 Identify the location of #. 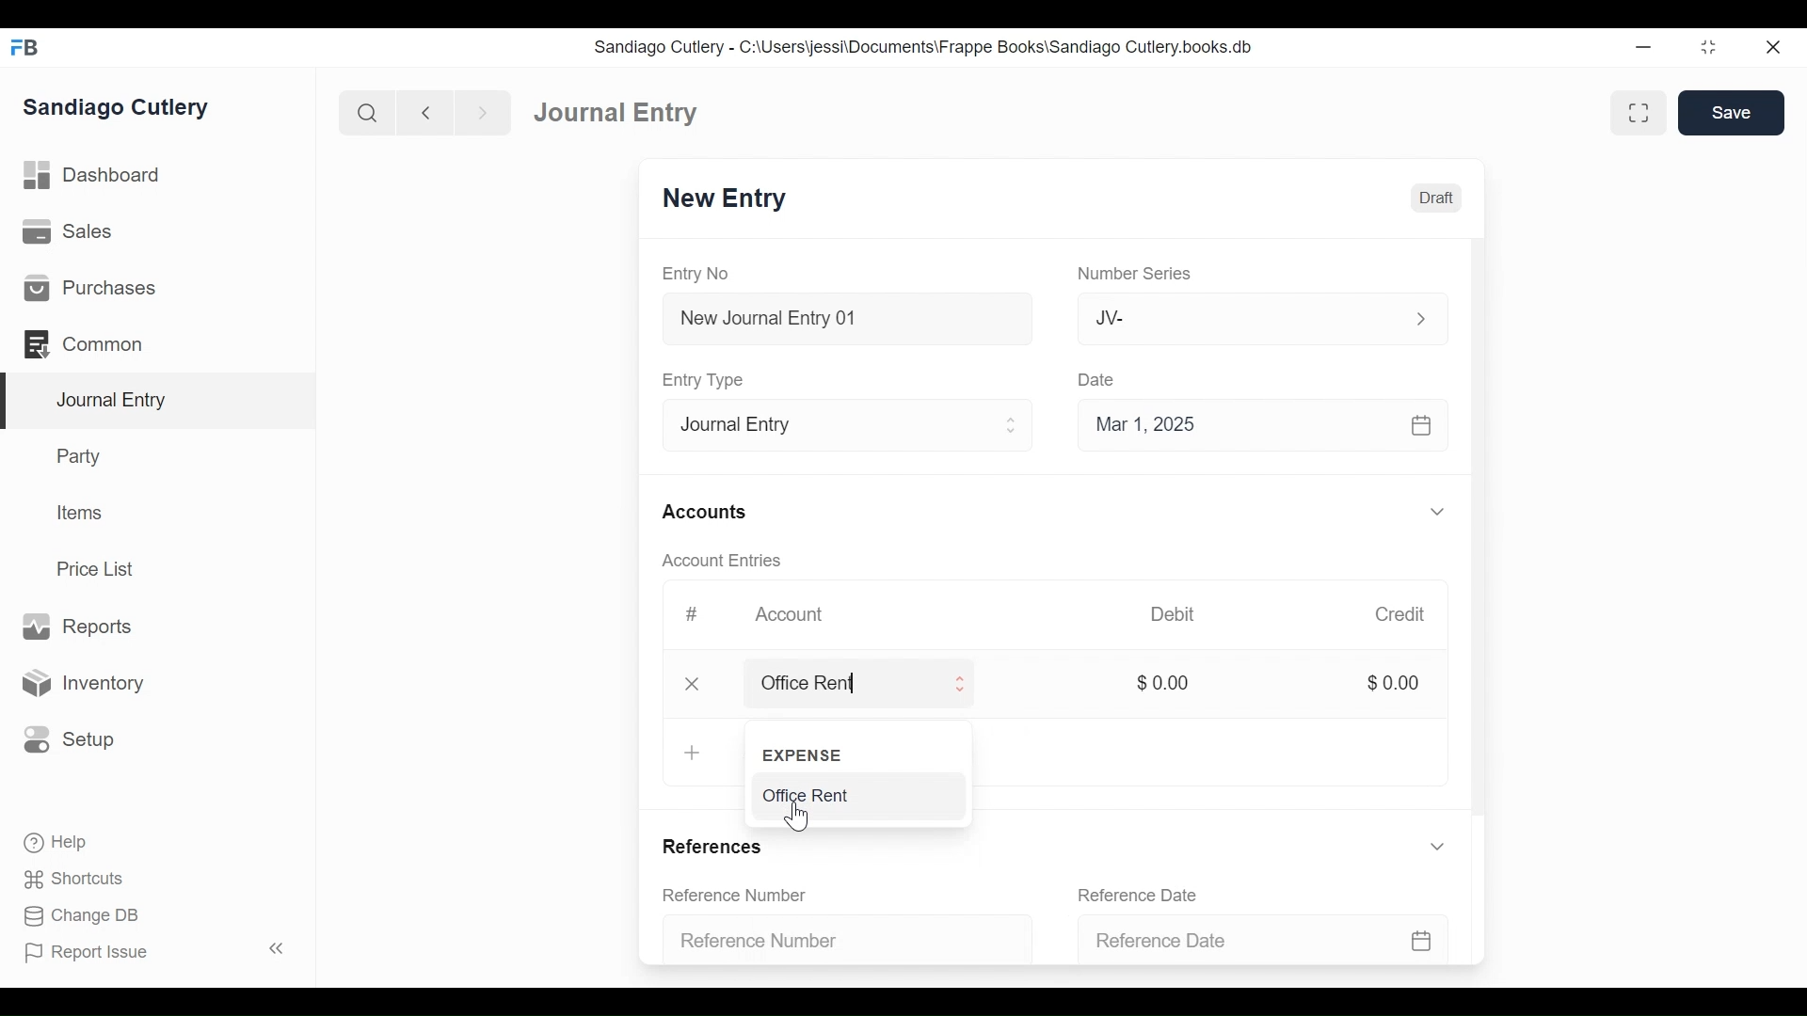
(685, 614).